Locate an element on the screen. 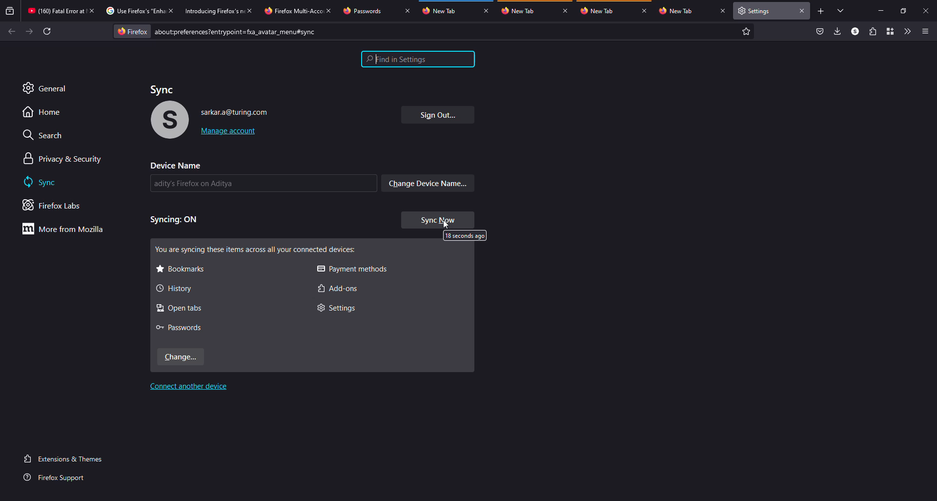 The width and height of the screenshot is (937, 501). forward is located at coordinates (31, 31).